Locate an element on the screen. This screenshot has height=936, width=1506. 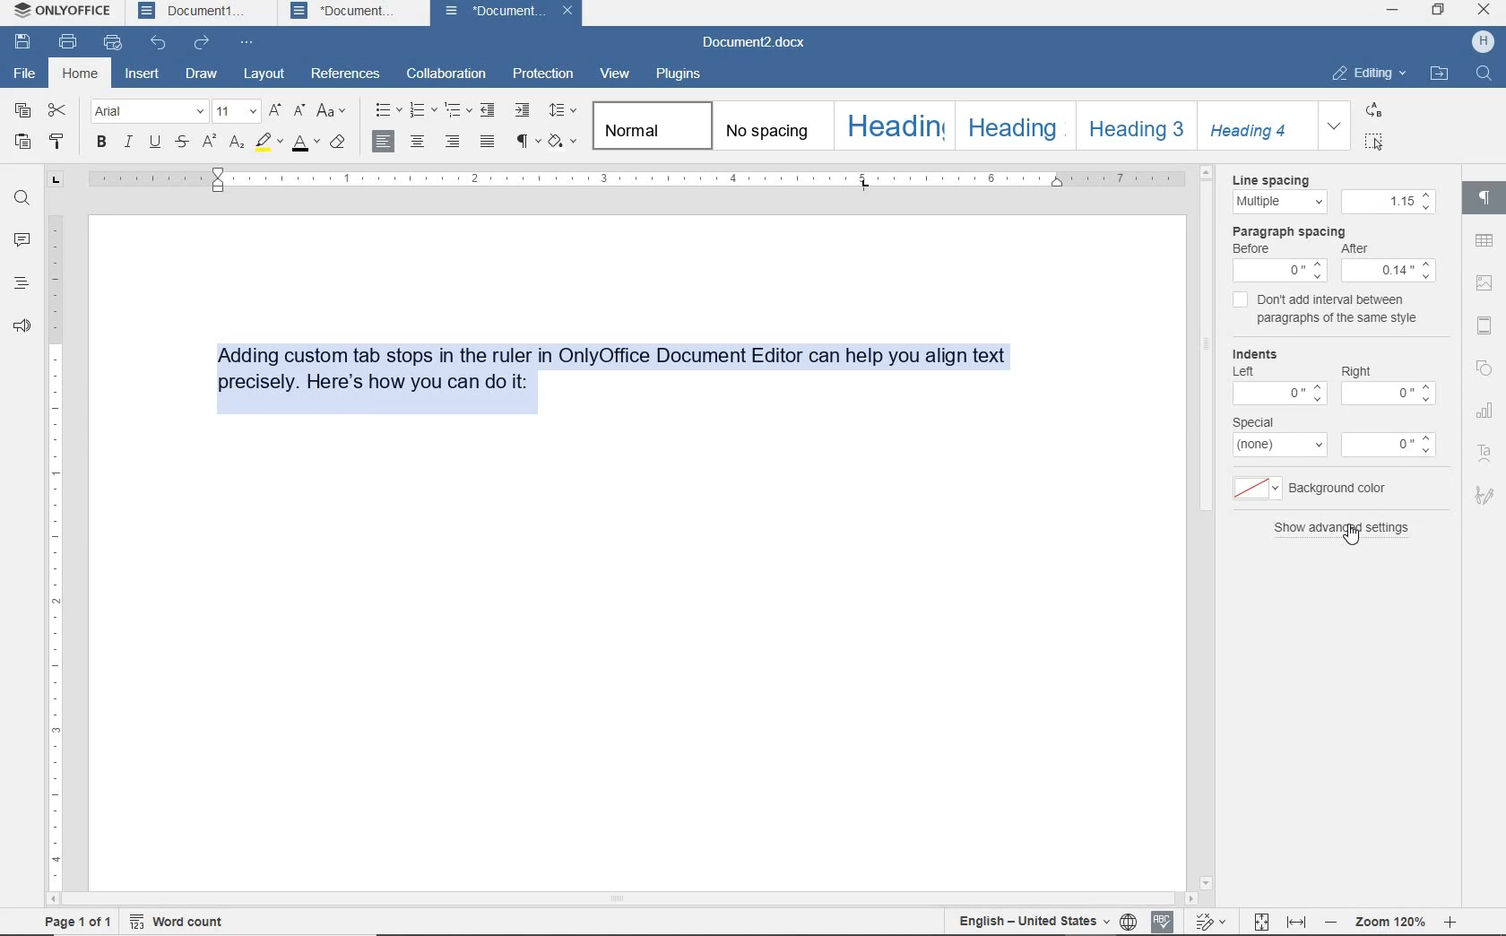
italic is located at coordinates (129, 143).